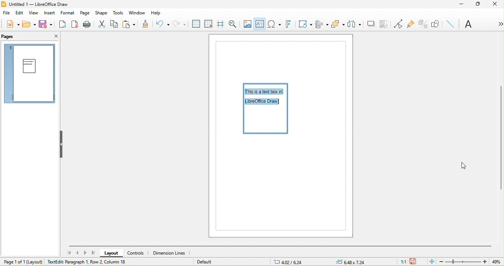 This screenshot has width=504, height=266. I want to click on previous page, so click(77, 252).